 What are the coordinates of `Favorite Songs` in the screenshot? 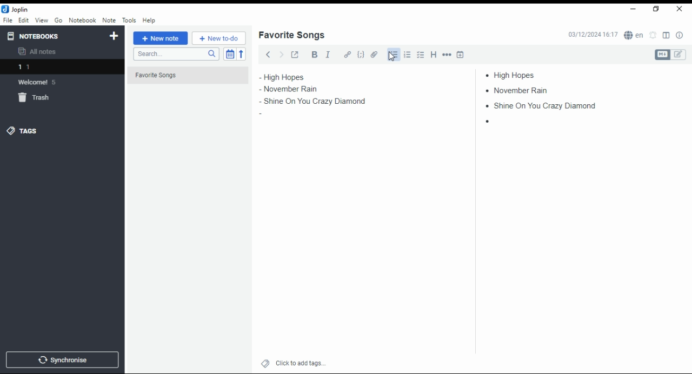 It's located at (182, 76).